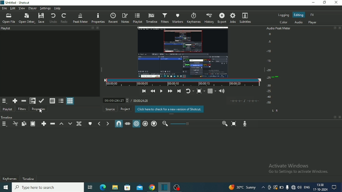 Image resolution: width=342 pixels, height=192 pixels. Describe the element at coordinates (336, 2) in the screenshot. I see `Close` at that location.